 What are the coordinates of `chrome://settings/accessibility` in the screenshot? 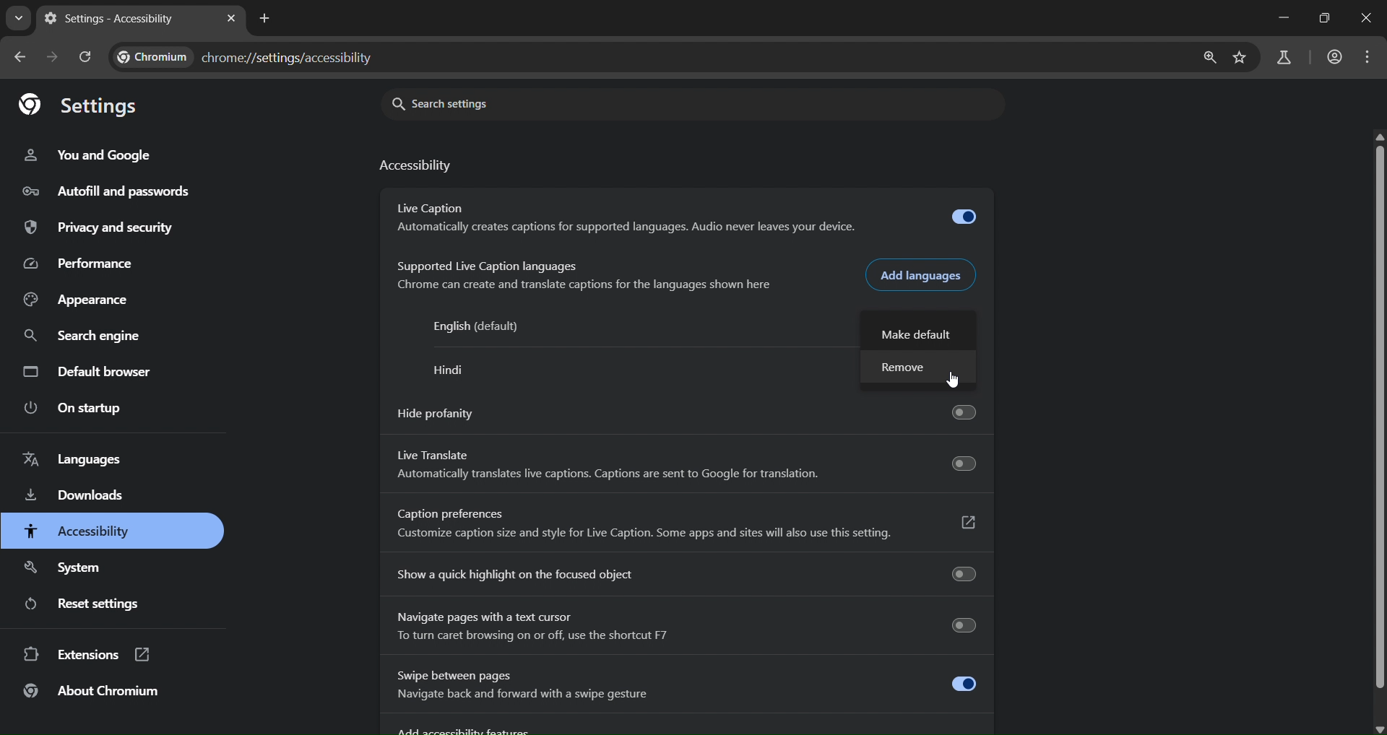 It's located at (290, 58).